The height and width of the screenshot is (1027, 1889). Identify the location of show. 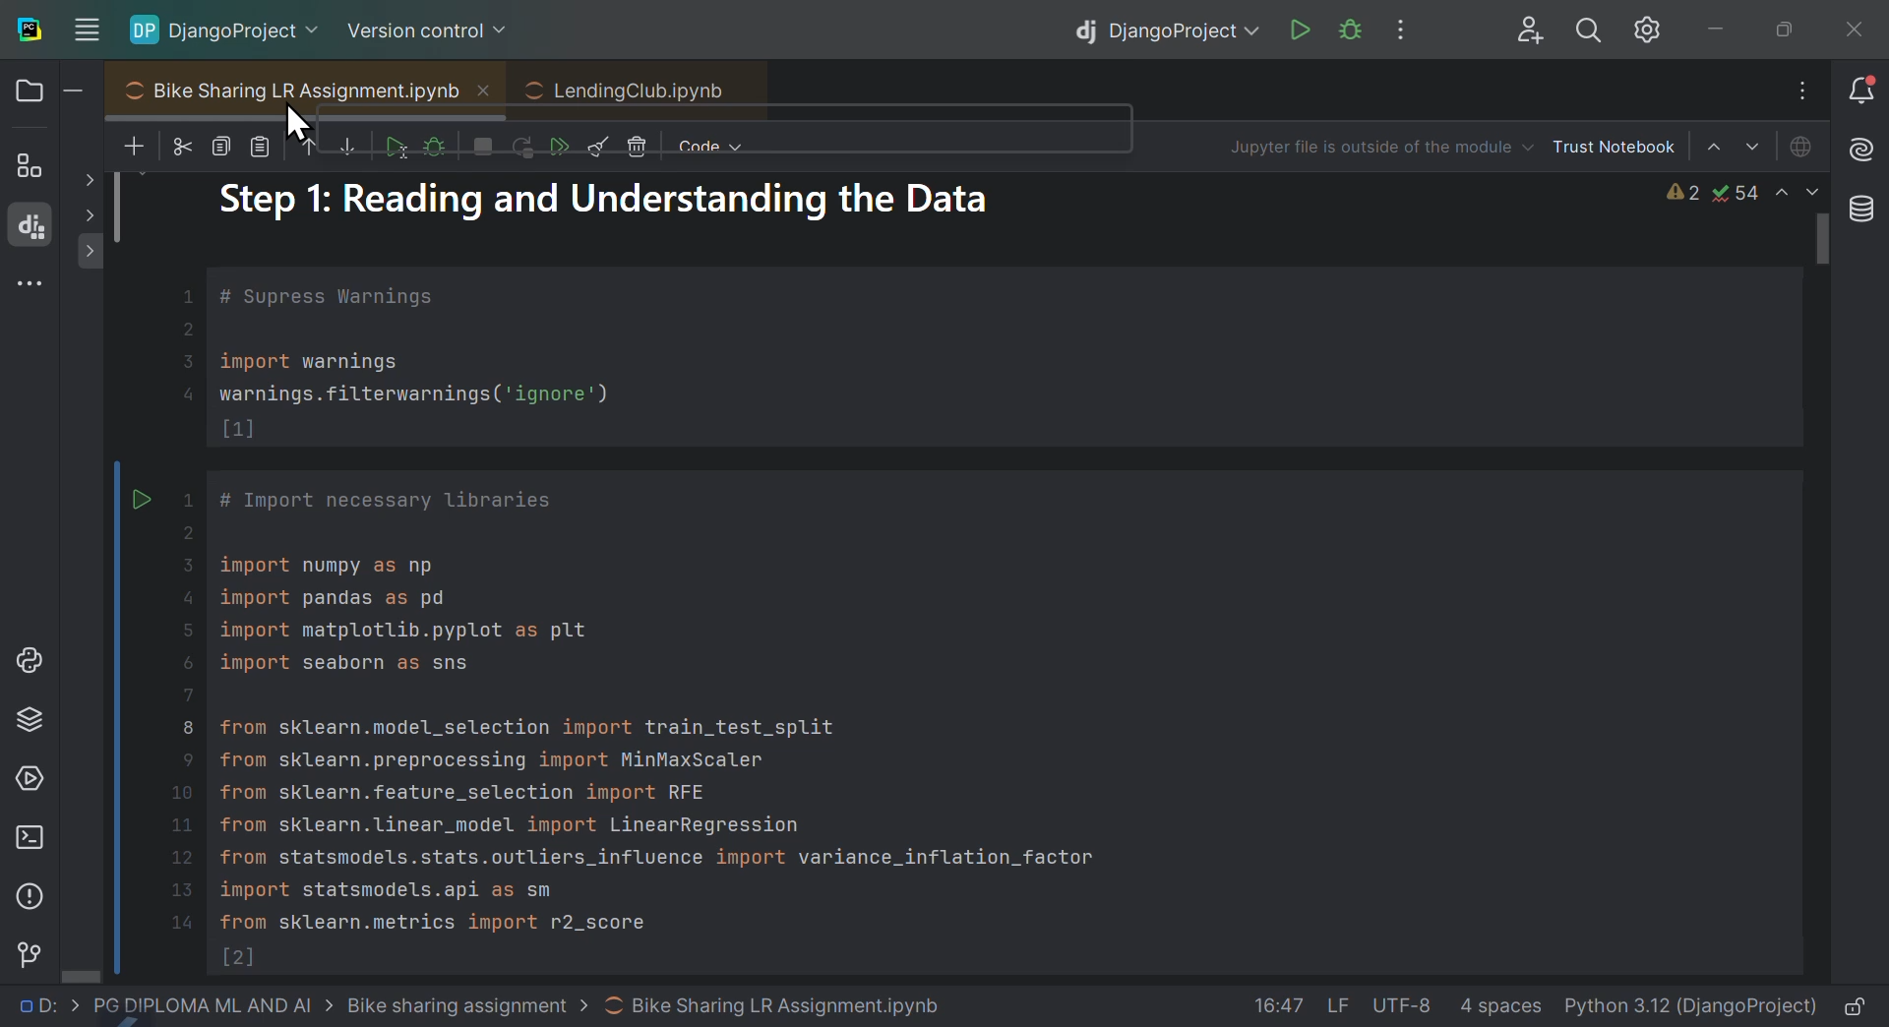
(91, 251).